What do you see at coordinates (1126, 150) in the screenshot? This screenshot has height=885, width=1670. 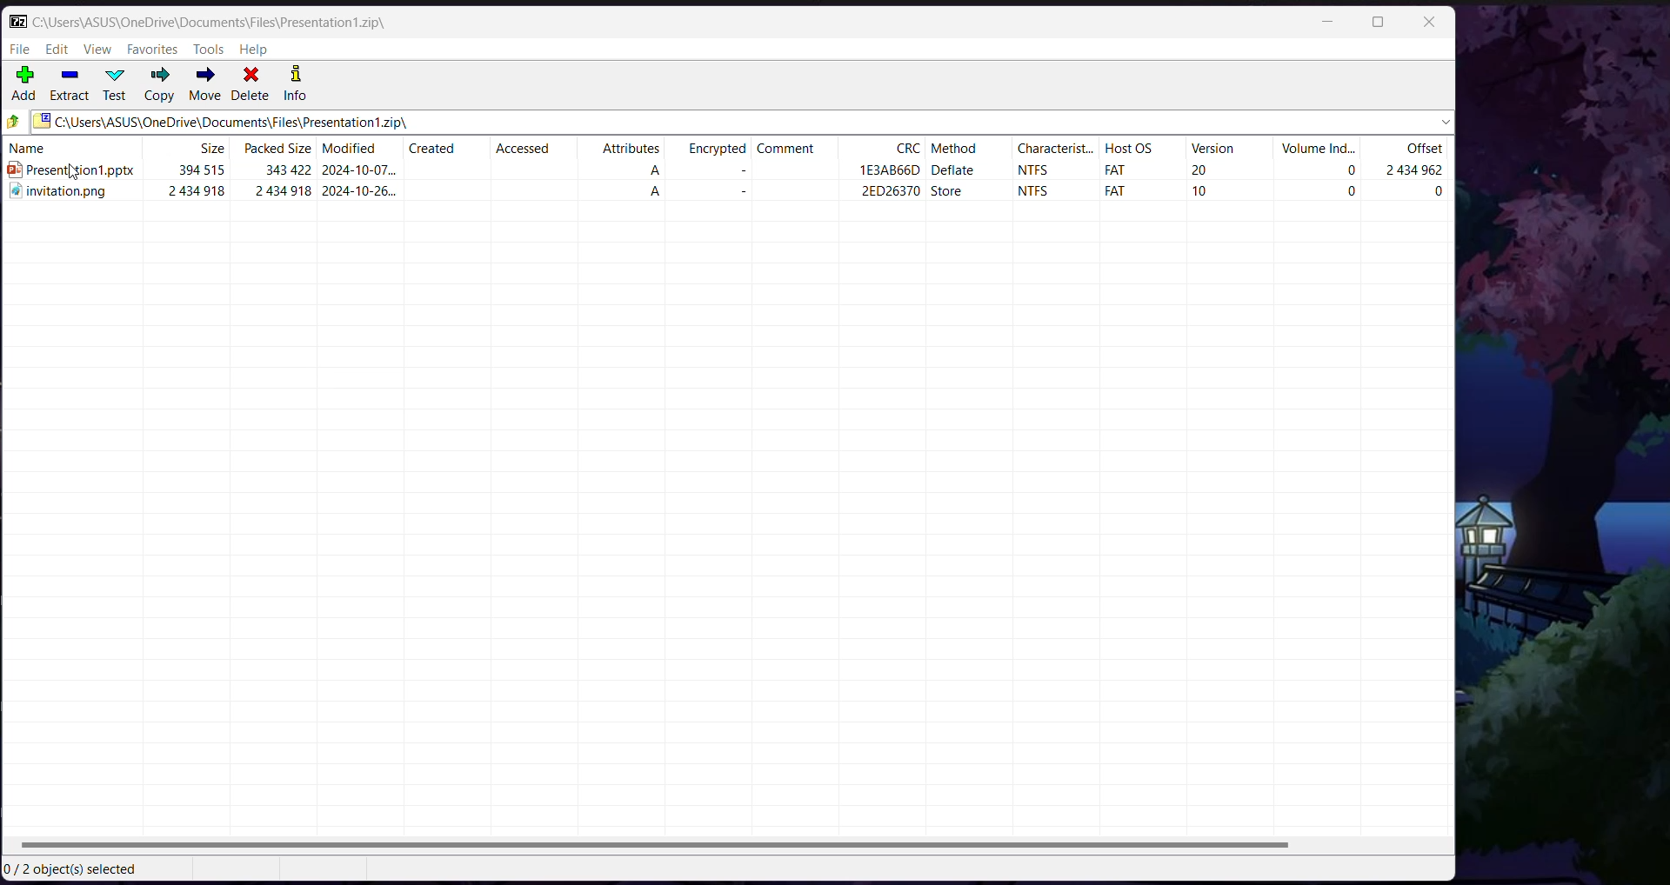 I see `Host OS` at bounding box center [1126, 150].